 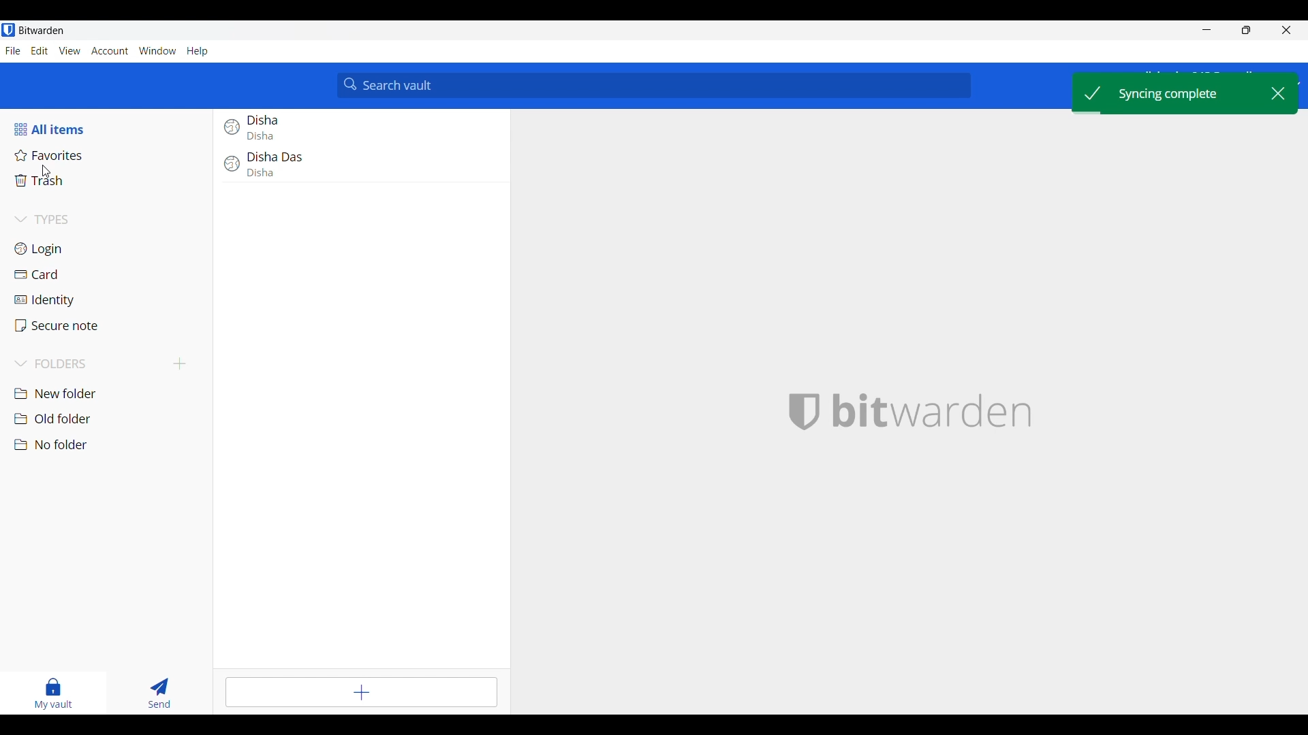 I want to click on My vault, so click(x=53, y=694).